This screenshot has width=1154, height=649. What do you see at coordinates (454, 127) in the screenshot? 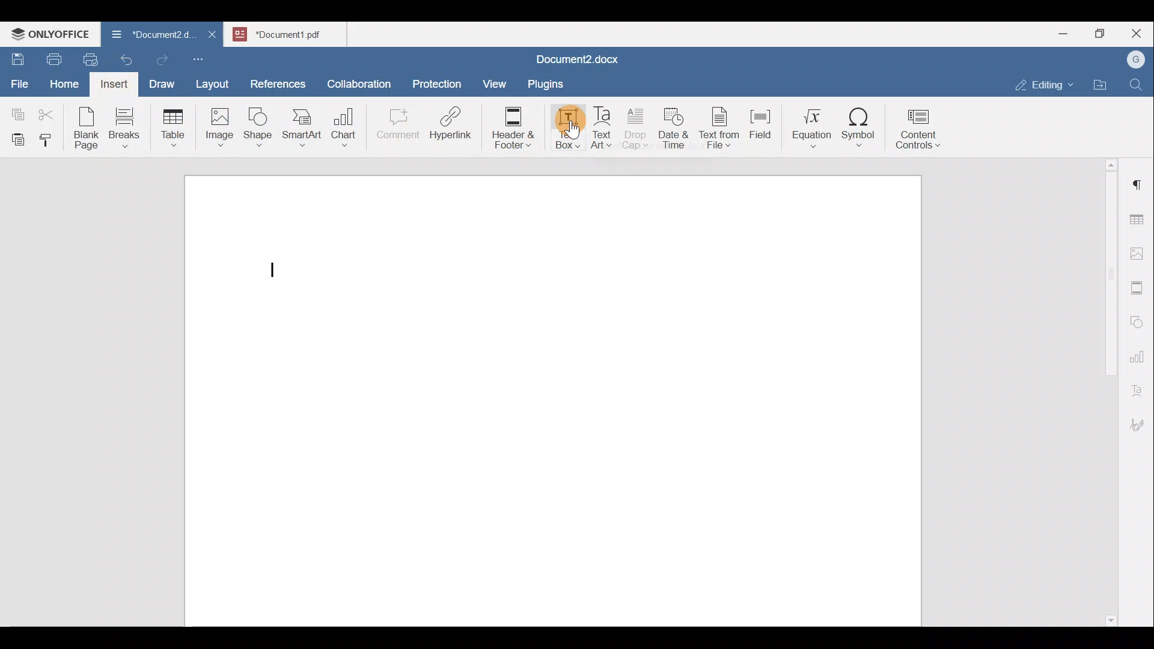
I see `Hyperlink` at bounding box center [454, 127].